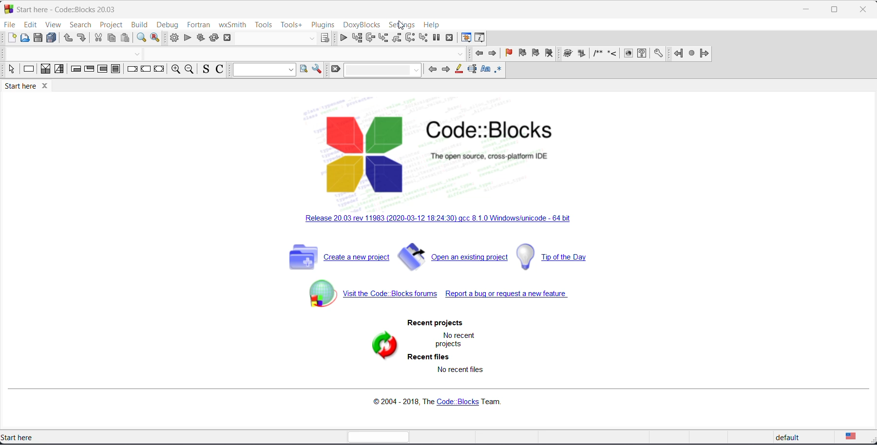 This screenshot has width=877, height=445. What do you see at coordinates (372, 294) in the screenshot?
I see `visit code` at bounding box center [372, 294].